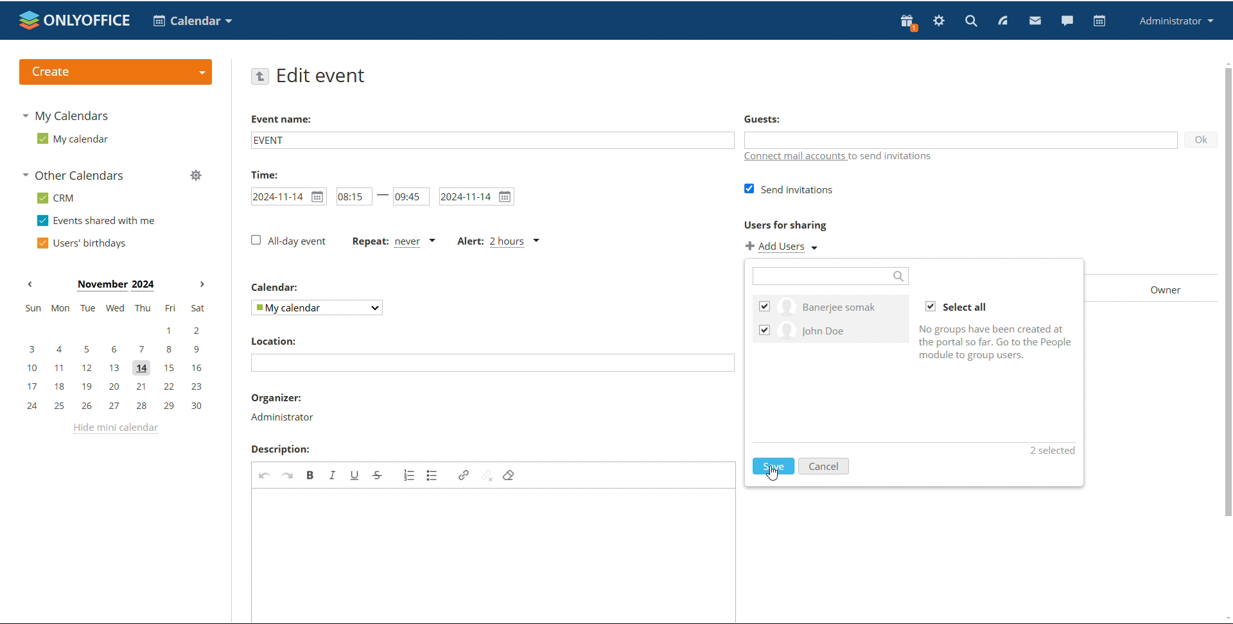  Describe the element at coordinates (832, 276) in the screenshot. I see `search users` at that location.